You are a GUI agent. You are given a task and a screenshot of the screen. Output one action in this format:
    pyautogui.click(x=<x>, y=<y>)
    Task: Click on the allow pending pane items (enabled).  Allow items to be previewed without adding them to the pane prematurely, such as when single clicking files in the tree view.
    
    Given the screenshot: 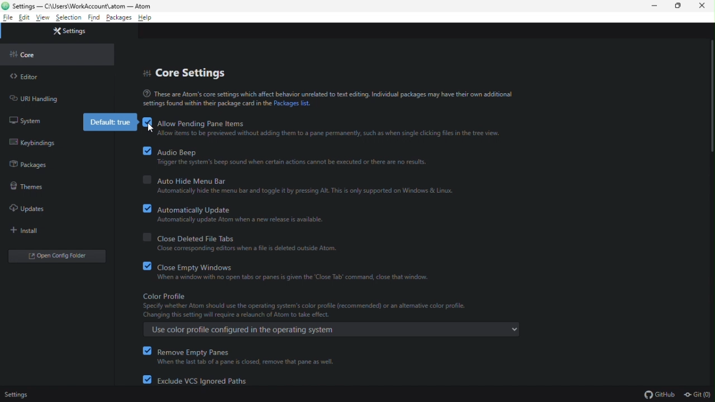 What is the action you would take?
    pyautogui.click(x=321, y=128)
    